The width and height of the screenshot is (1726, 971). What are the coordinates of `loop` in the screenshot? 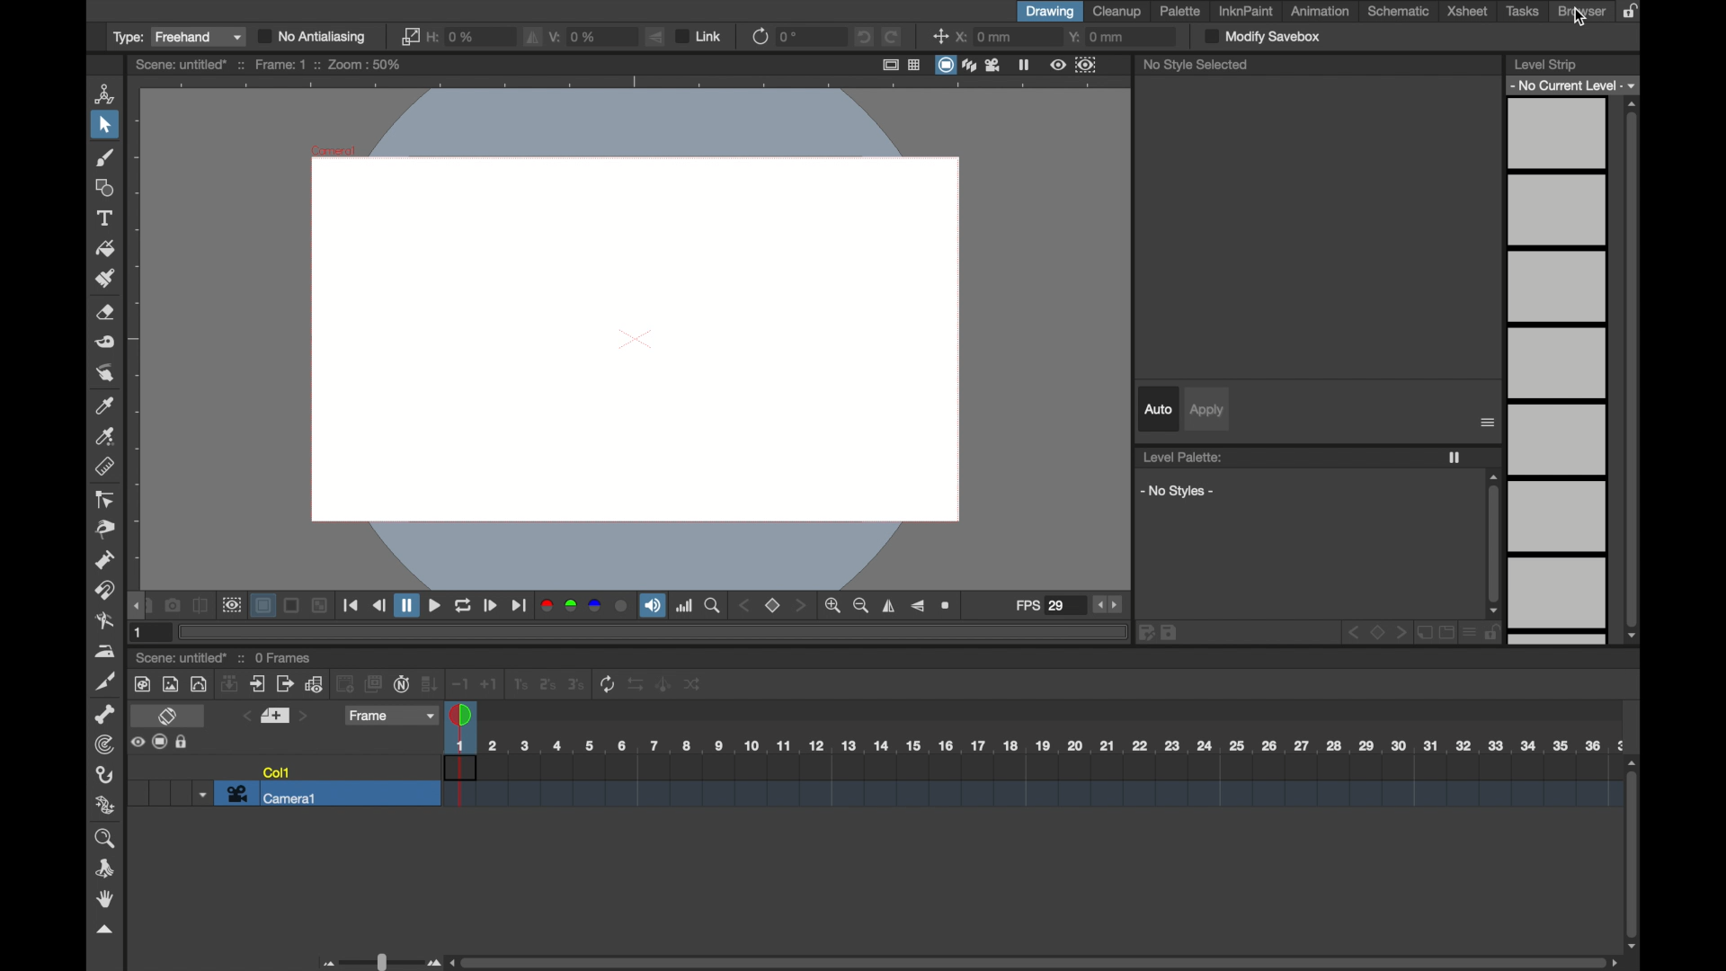 It's located at (463, 606).